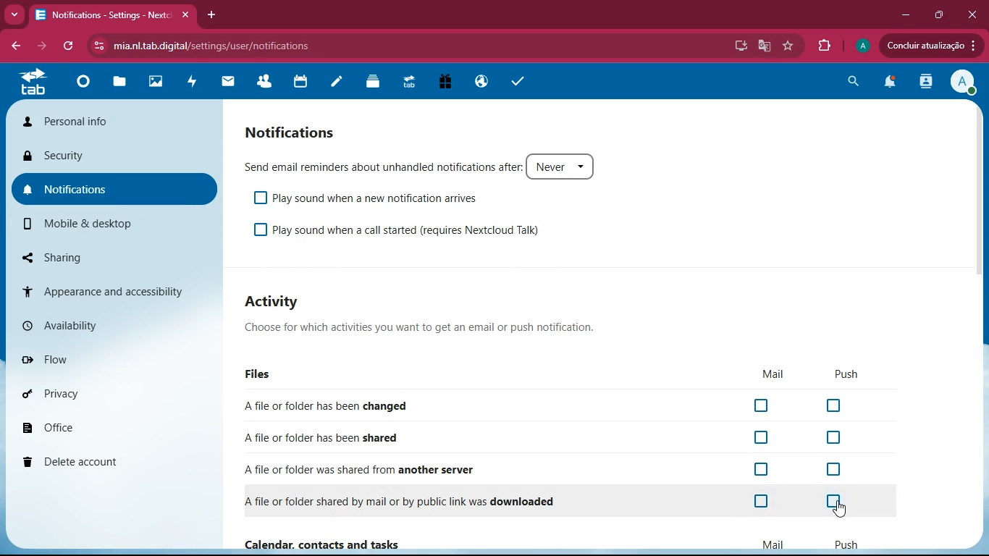 This screenshot has height=556, width=989. I want to click on profile, so click(862, 47).